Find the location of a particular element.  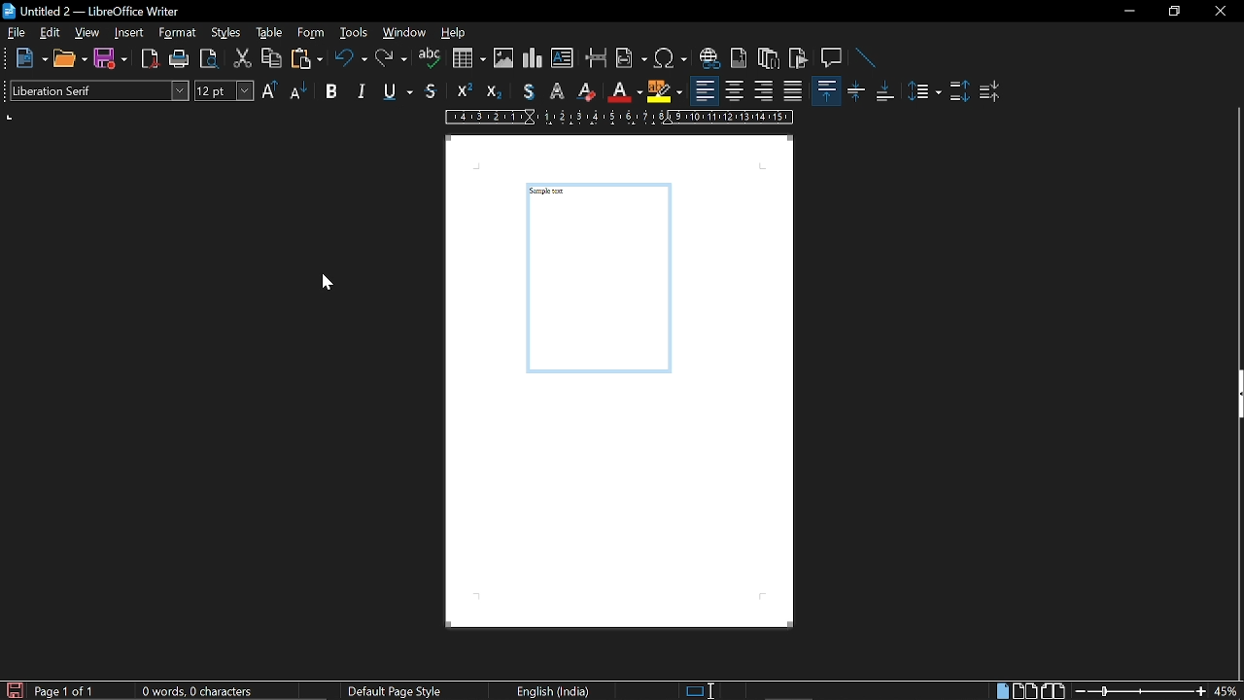

current zoom is located at coordinates (1227, 691).